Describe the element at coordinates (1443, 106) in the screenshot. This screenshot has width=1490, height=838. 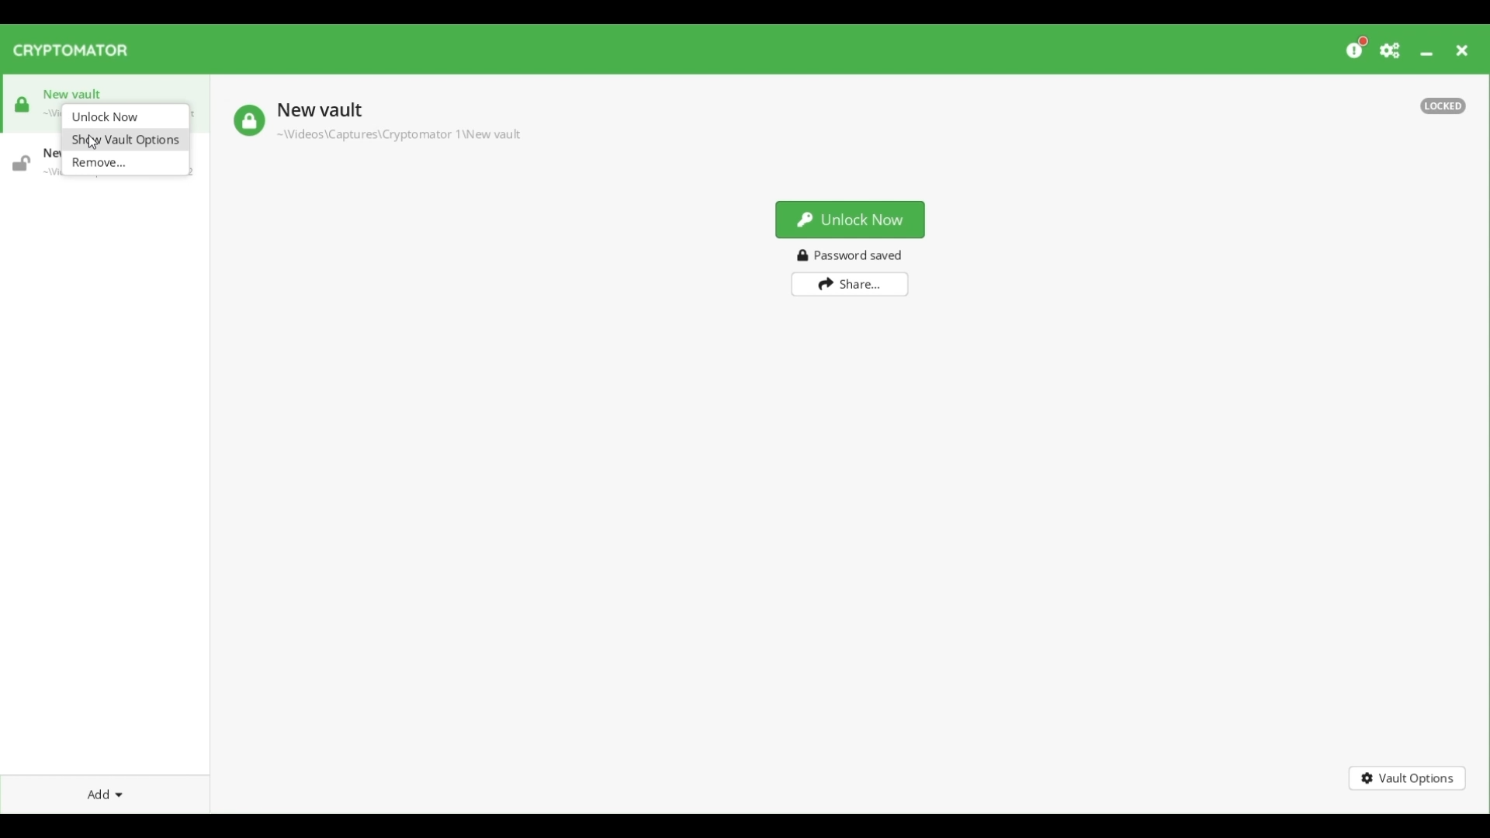
I see `Status of selected vault` at that location.